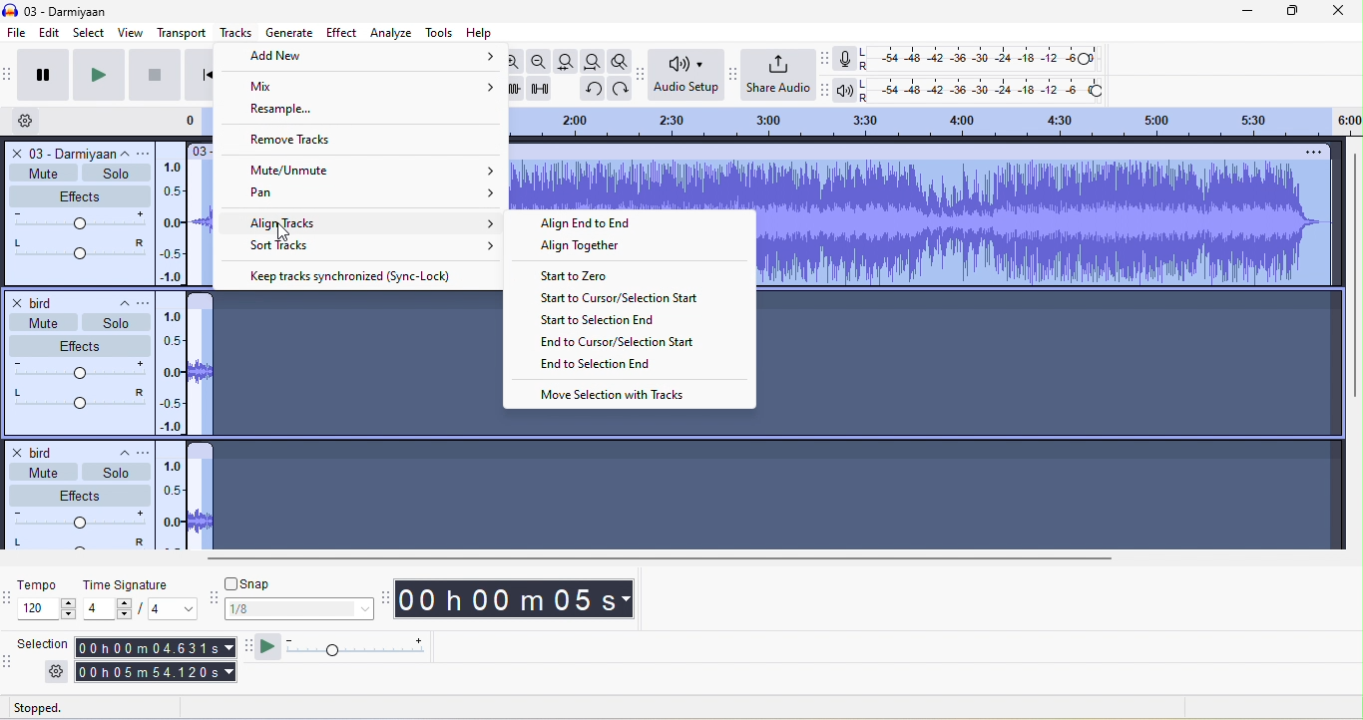 Image resolution: width=1363 pixels, height=720 pixels. Describe the element at coordinates (43, 75) in the screenshot. I see `pause` at that location.